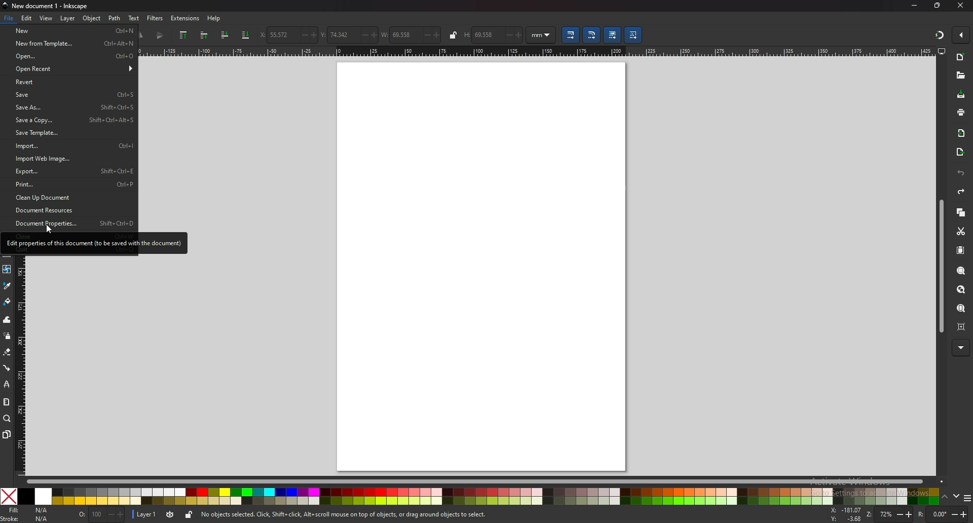  What do you see at coordinates (48, 18) in the screenshot?
I see `view` at bounding box center [48, 18].